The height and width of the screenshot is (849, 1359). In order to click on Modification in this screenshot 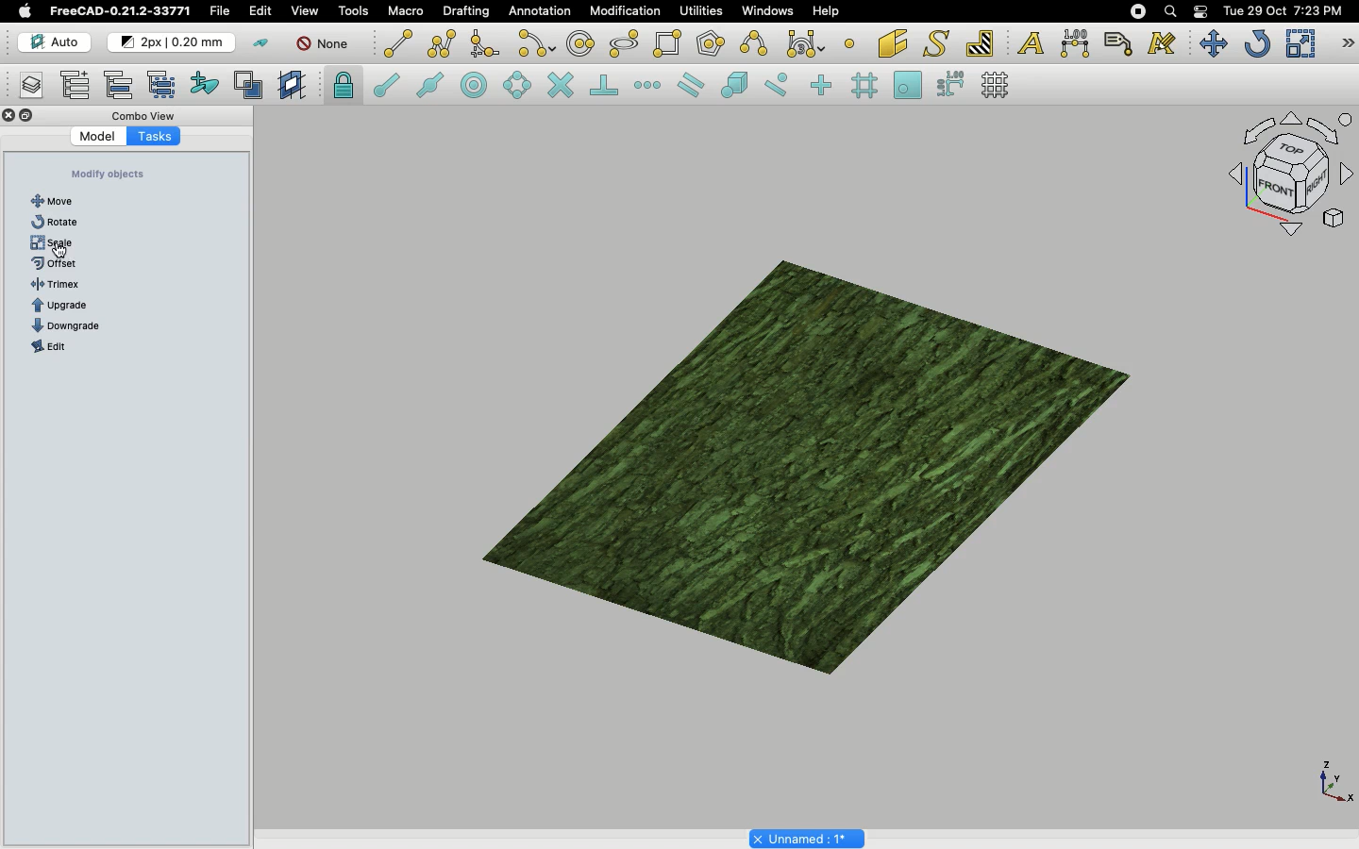, I will do `click(619, 10)`.